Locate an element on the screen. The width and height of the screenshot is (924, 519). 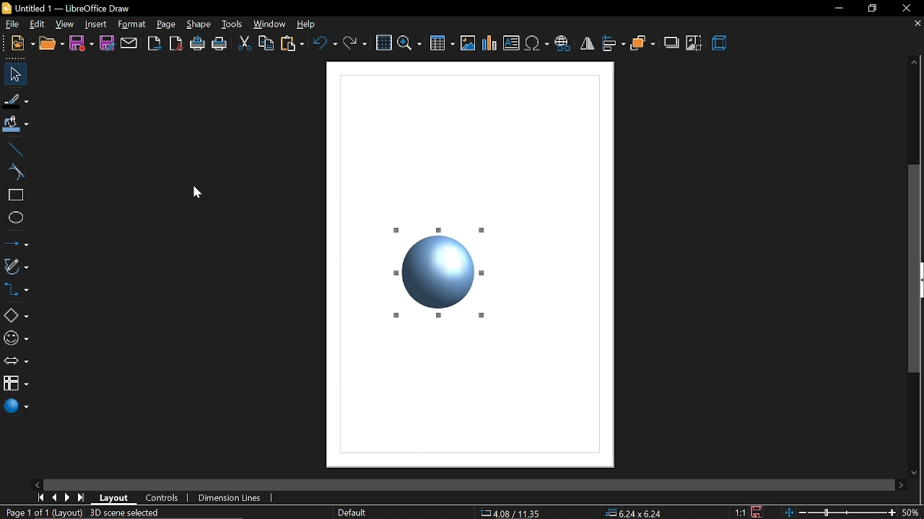
restore down is located at coordinates (871, 8).